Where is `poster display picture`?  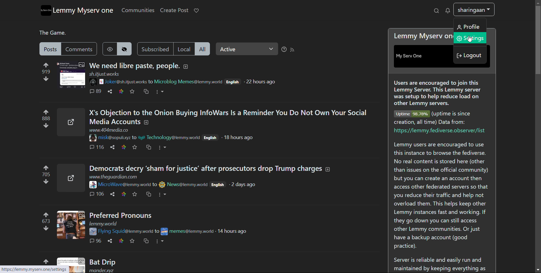
poster display picture is located at coordinates (166, 232).